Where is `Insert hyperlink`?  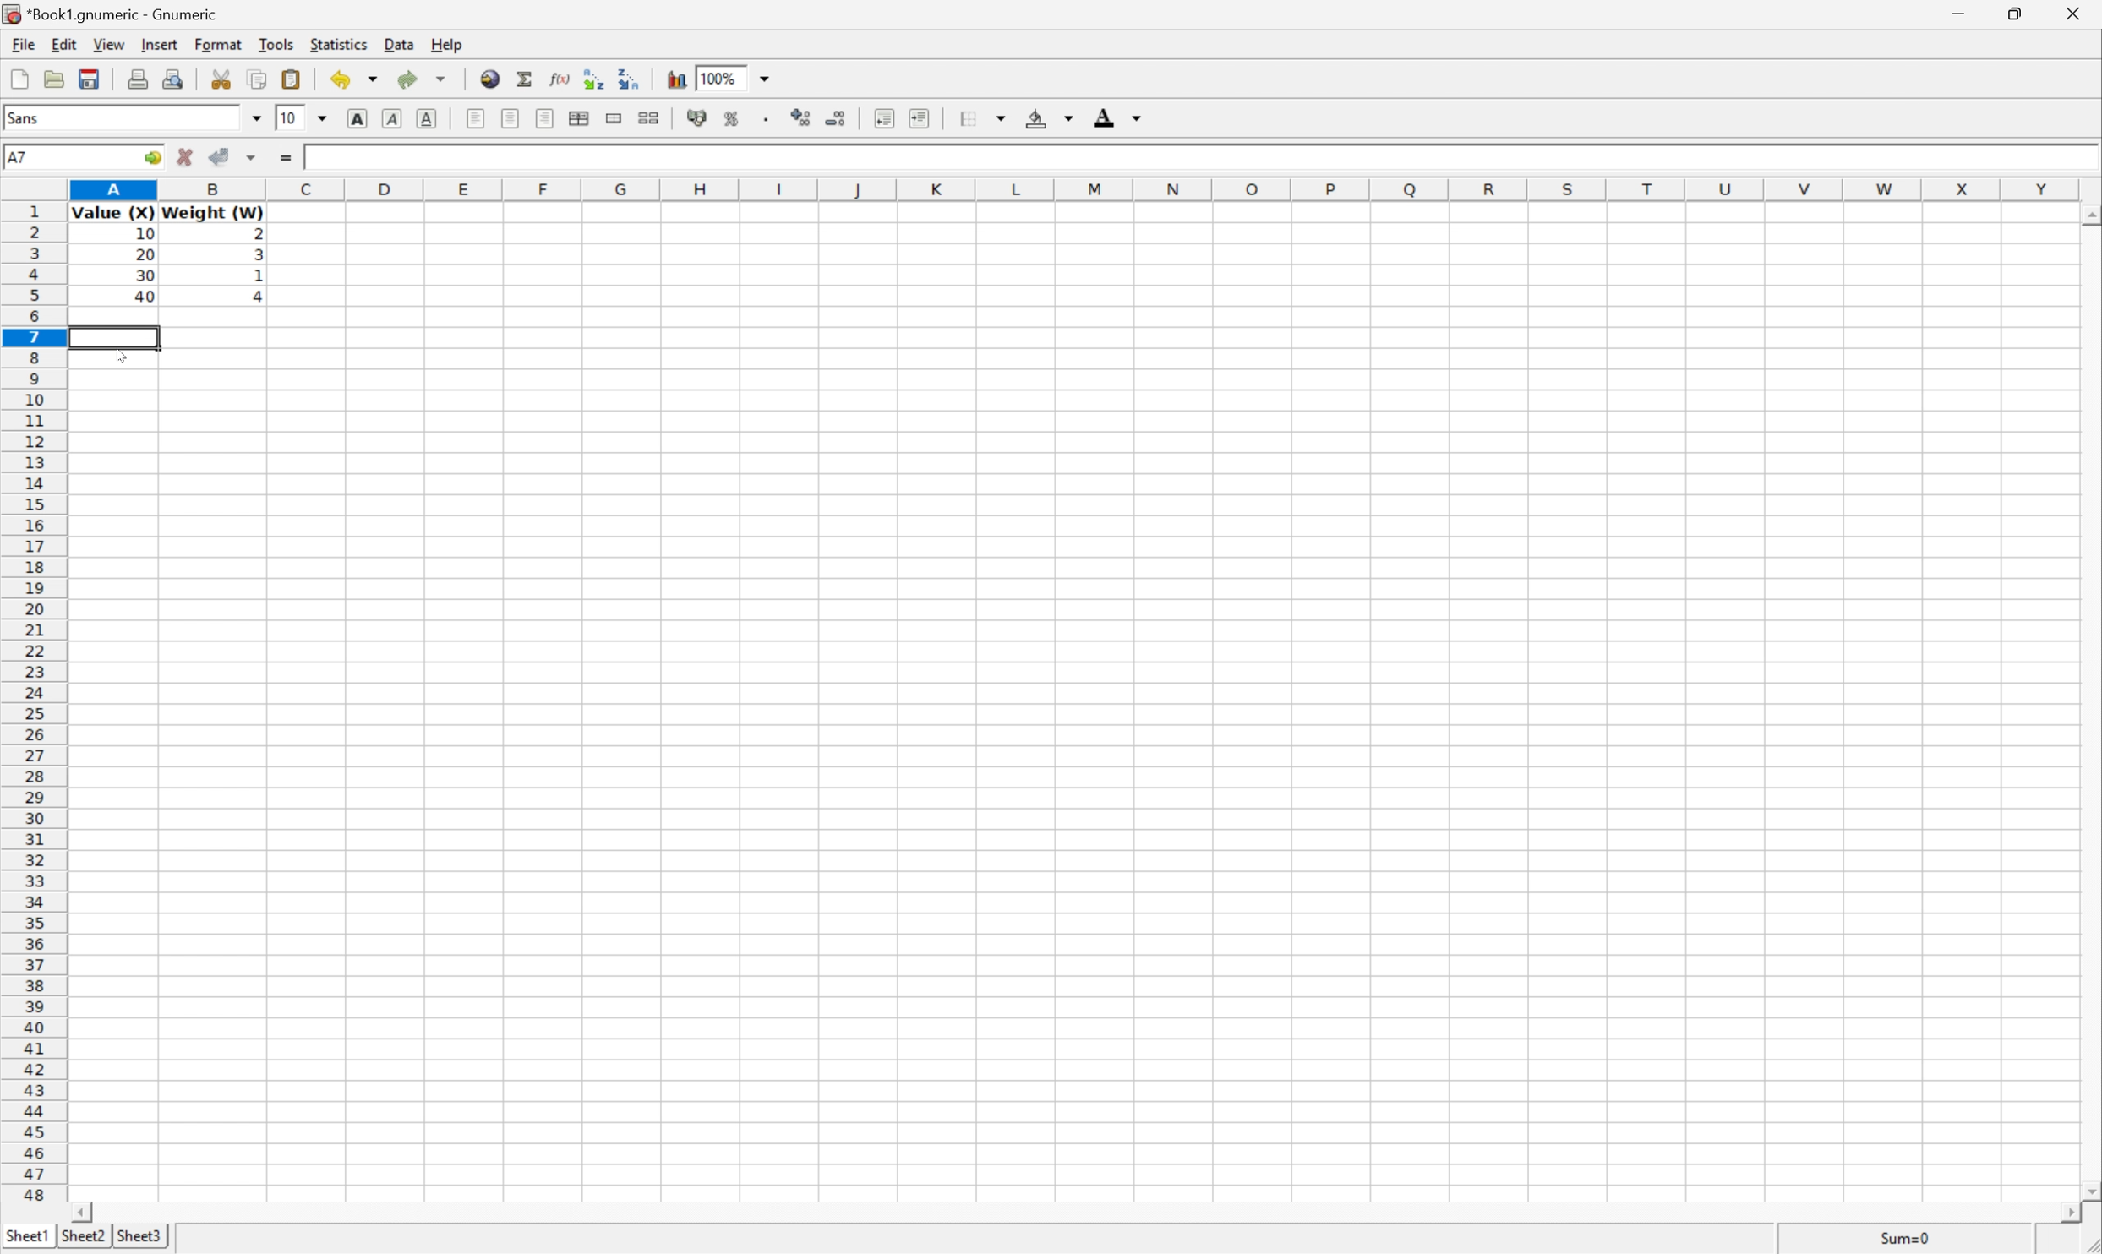
Insert hyperlink is located at coordinates (493, 78).